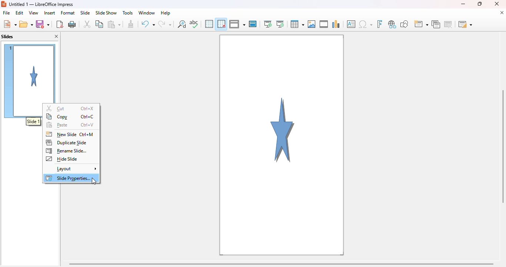 Image resolution: width=506 pixels, height=267 pixels. I want to click on insert fontwork text, so click(380, 24).